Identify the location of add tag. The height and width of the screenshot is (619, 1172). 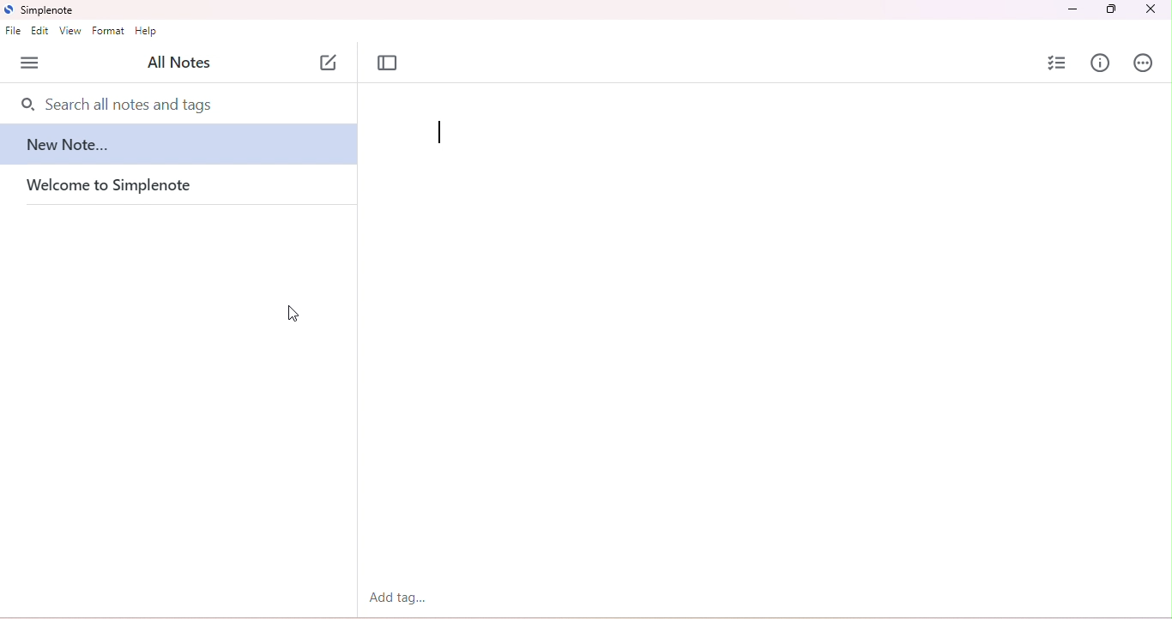
(397, 598).